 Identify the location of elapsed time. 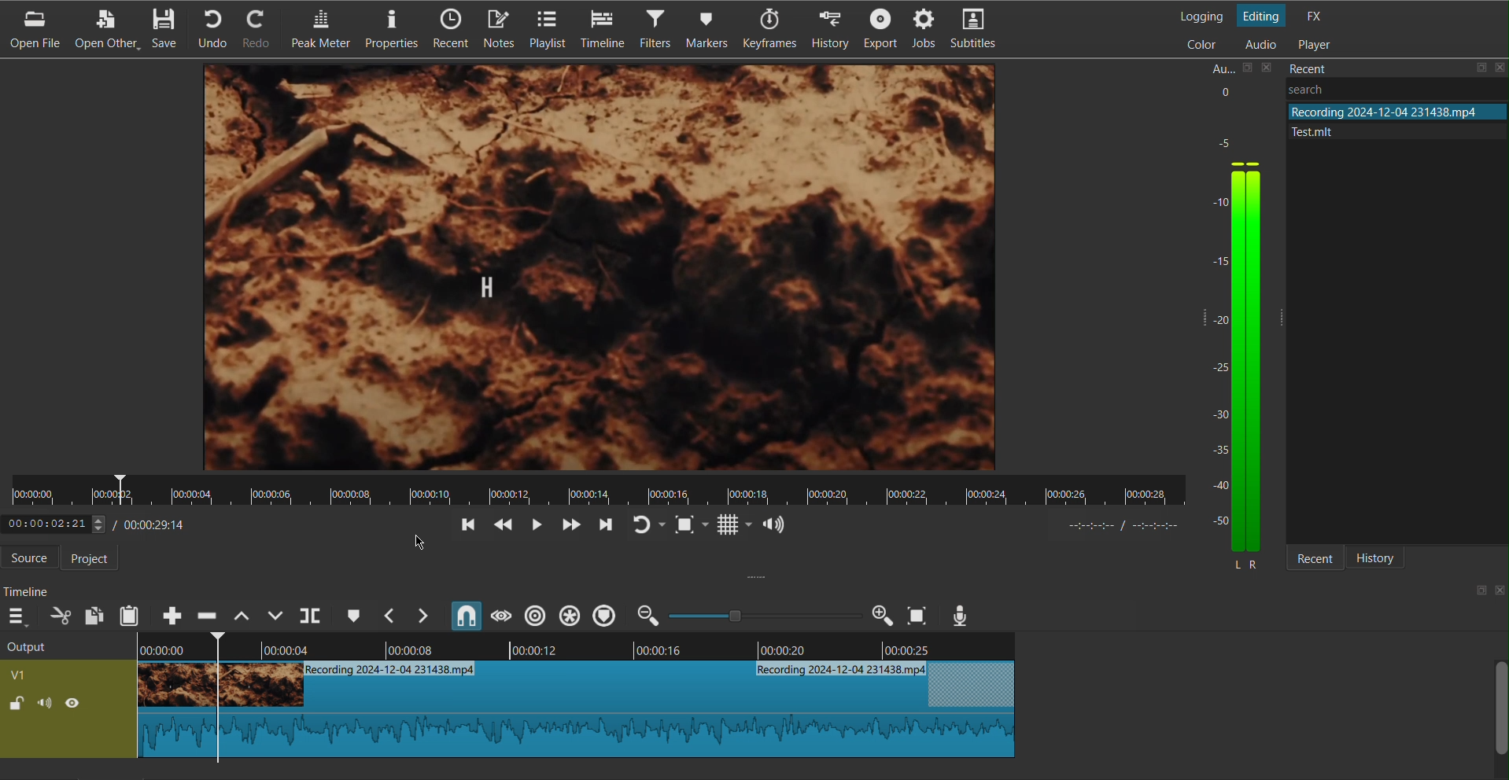
(53, 524).